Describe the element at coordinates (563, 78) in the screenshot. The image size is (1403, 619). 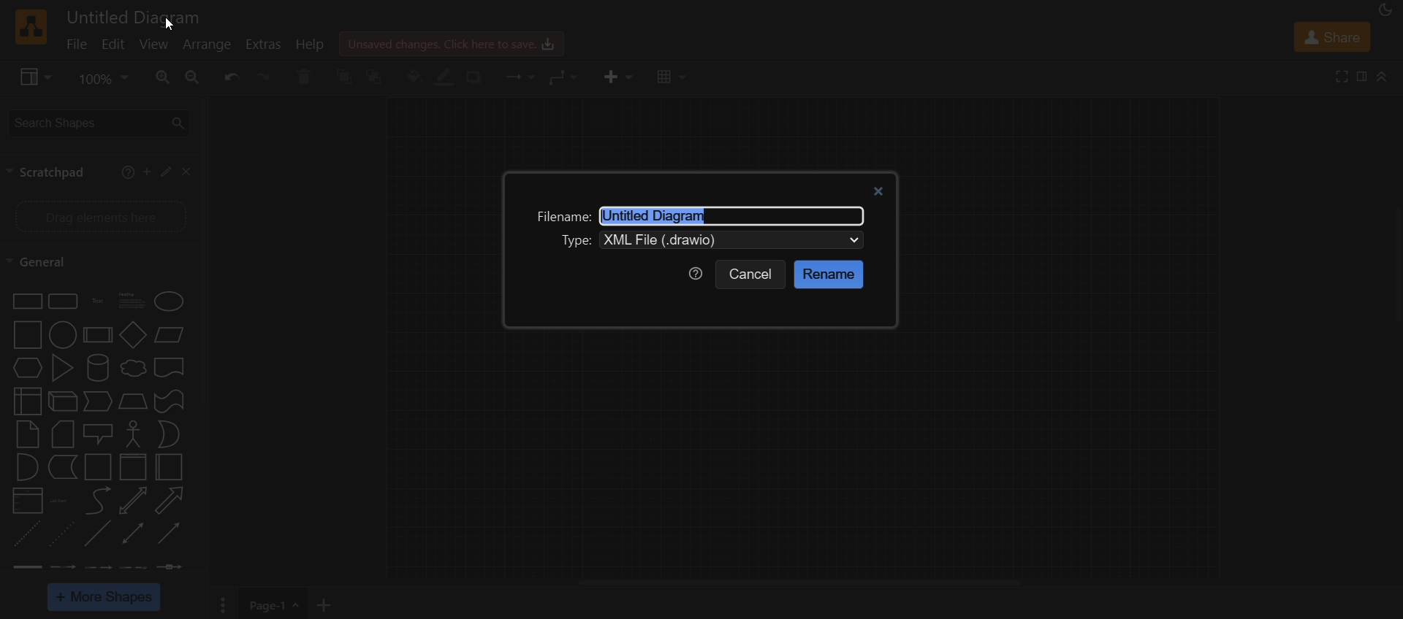
I see `waypoints` at that location.